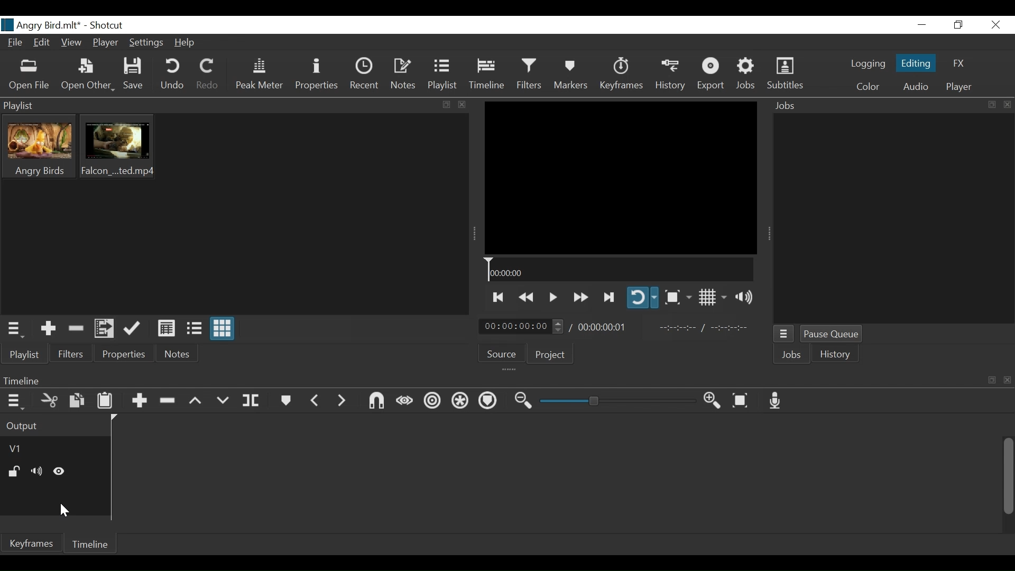 The width and height of the screenshot is (1015, 571). What do you see at coordinates (343, 402) in the screenshot?
I see `Next marker` at bounding box center [343, 402].